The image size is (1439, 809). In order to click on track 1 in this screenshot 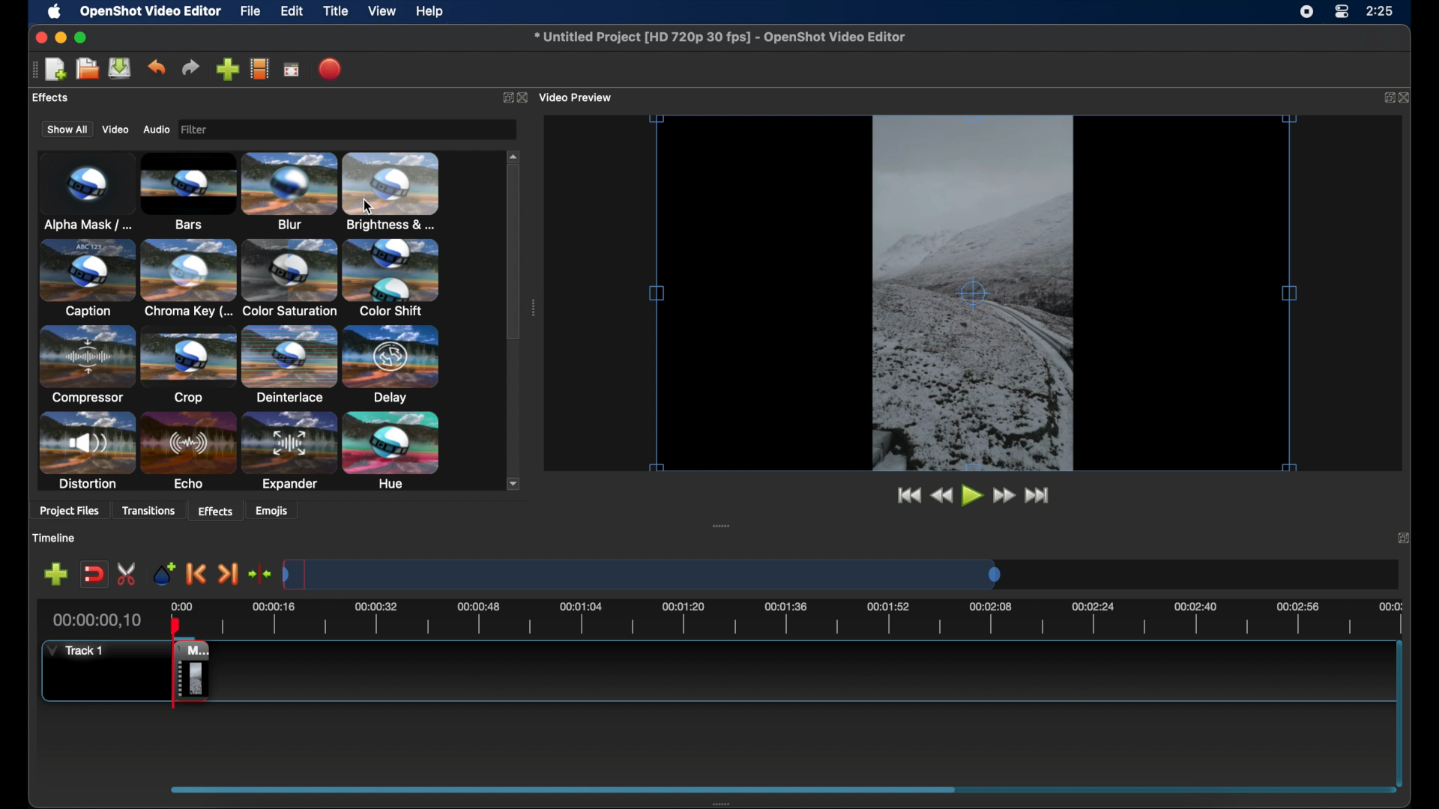, I will do `click(73, 652)`.